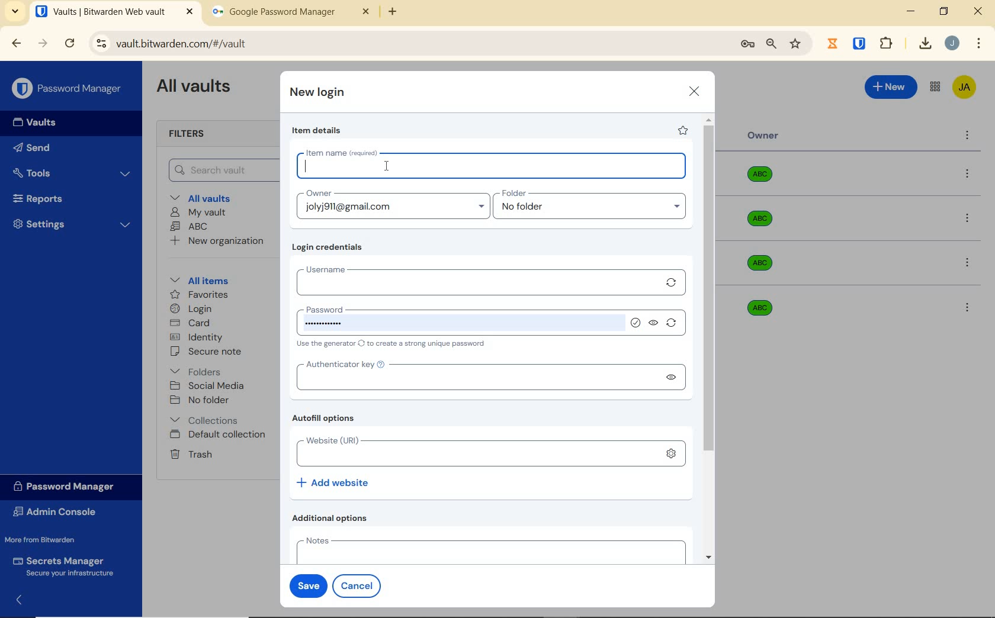 Image resolution: width=995 pixels, height=618 pixels. Describe the element at coordinates (210, 352) in the screenshot. I see `secure note` at that location.